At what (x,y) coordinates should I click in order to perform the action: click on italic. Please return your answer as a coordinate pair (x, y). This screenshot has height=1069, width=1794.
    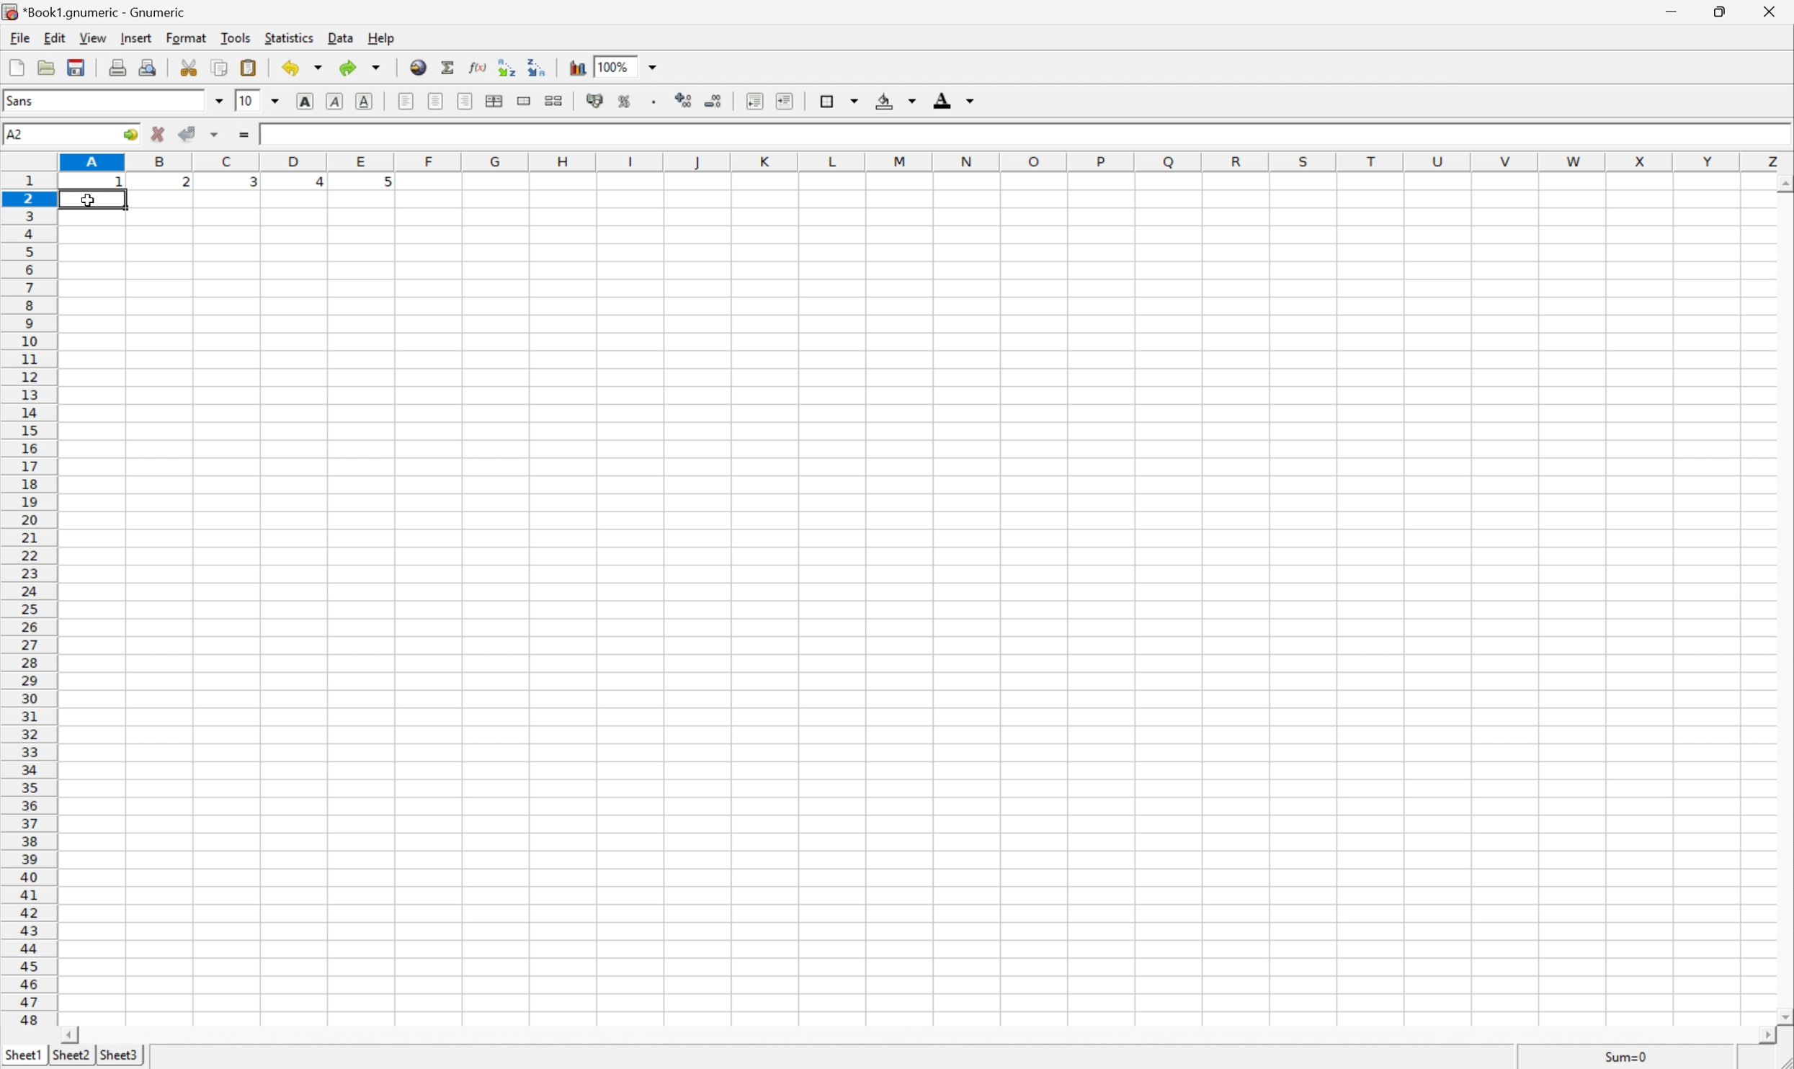
    Looking at the image, I should click on (336, 101).